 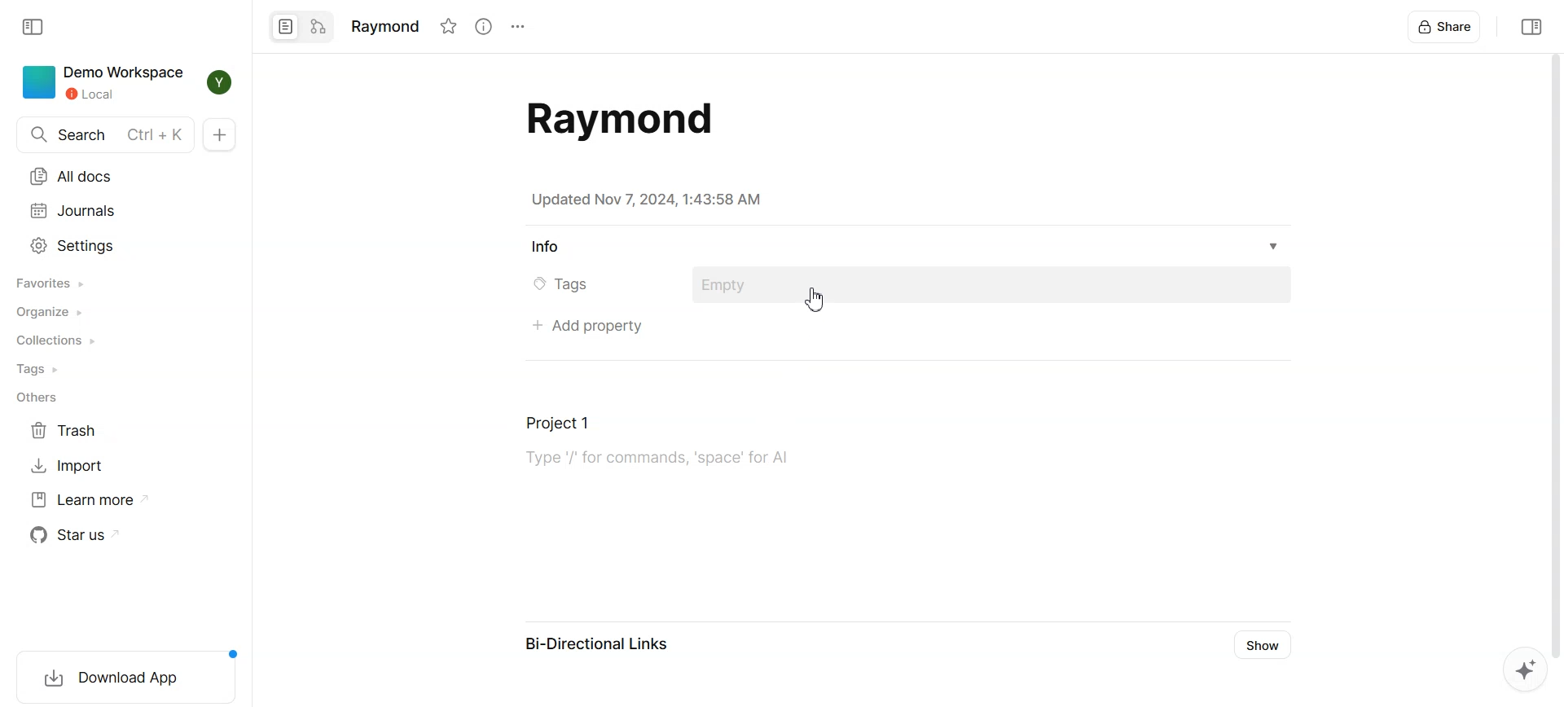 What do you see at coordinates (586, 327) in the screenshot?
I see `Add property` at bounding box center [586, 327].